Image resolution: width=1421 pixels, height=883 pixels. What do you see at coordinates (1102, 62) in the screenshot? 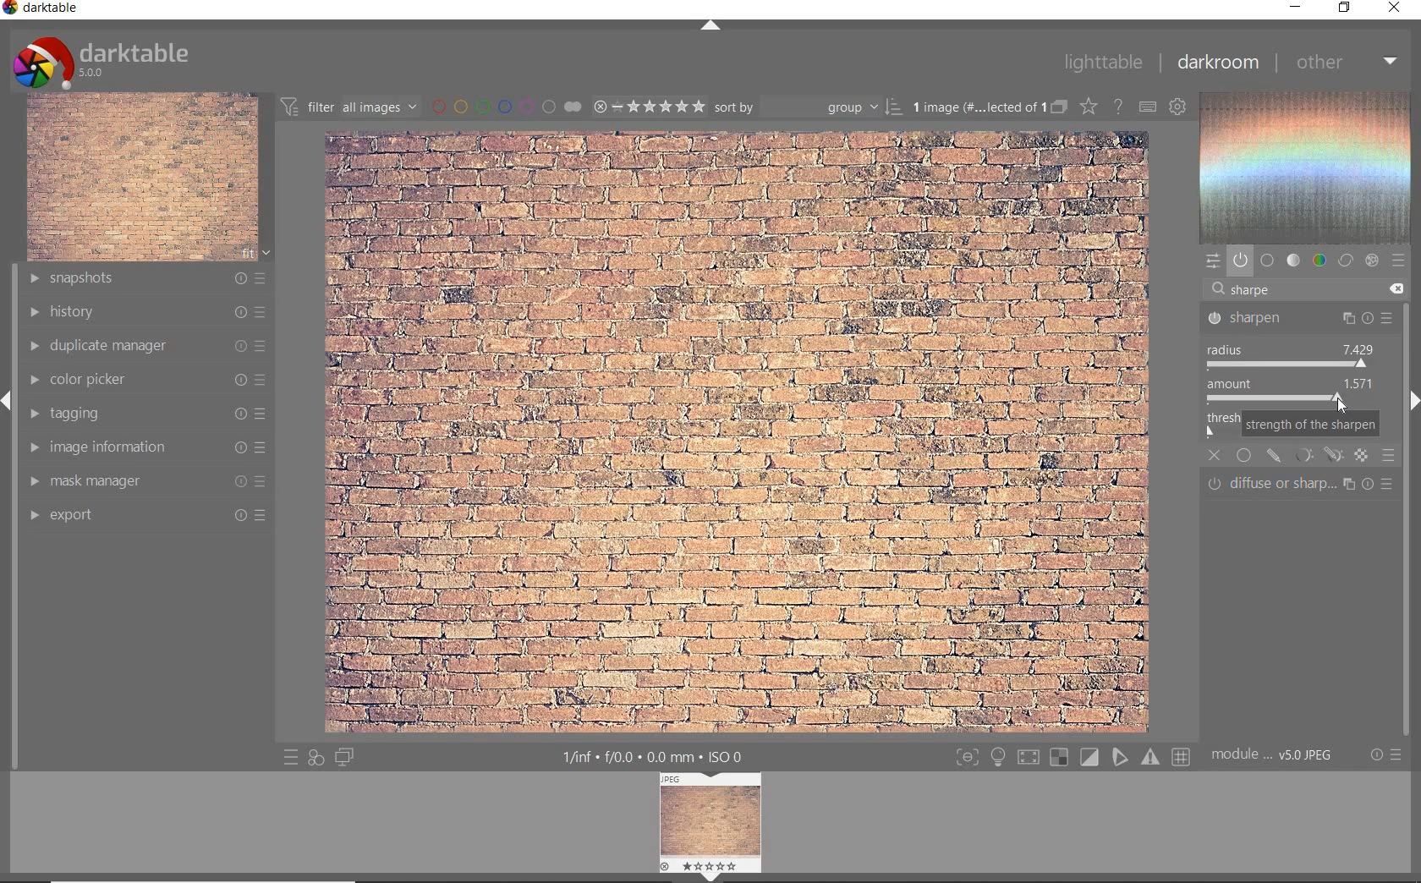
I see `lighttable` at bounding box center [1102, 62].